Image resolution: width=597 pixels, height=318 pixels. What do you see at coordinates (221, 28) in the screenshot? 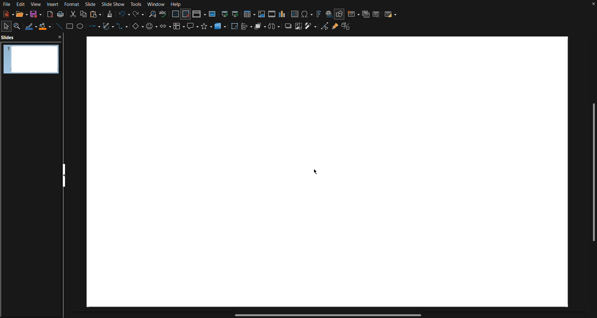
I see `3D Objects` at bounding box center [221, 28].